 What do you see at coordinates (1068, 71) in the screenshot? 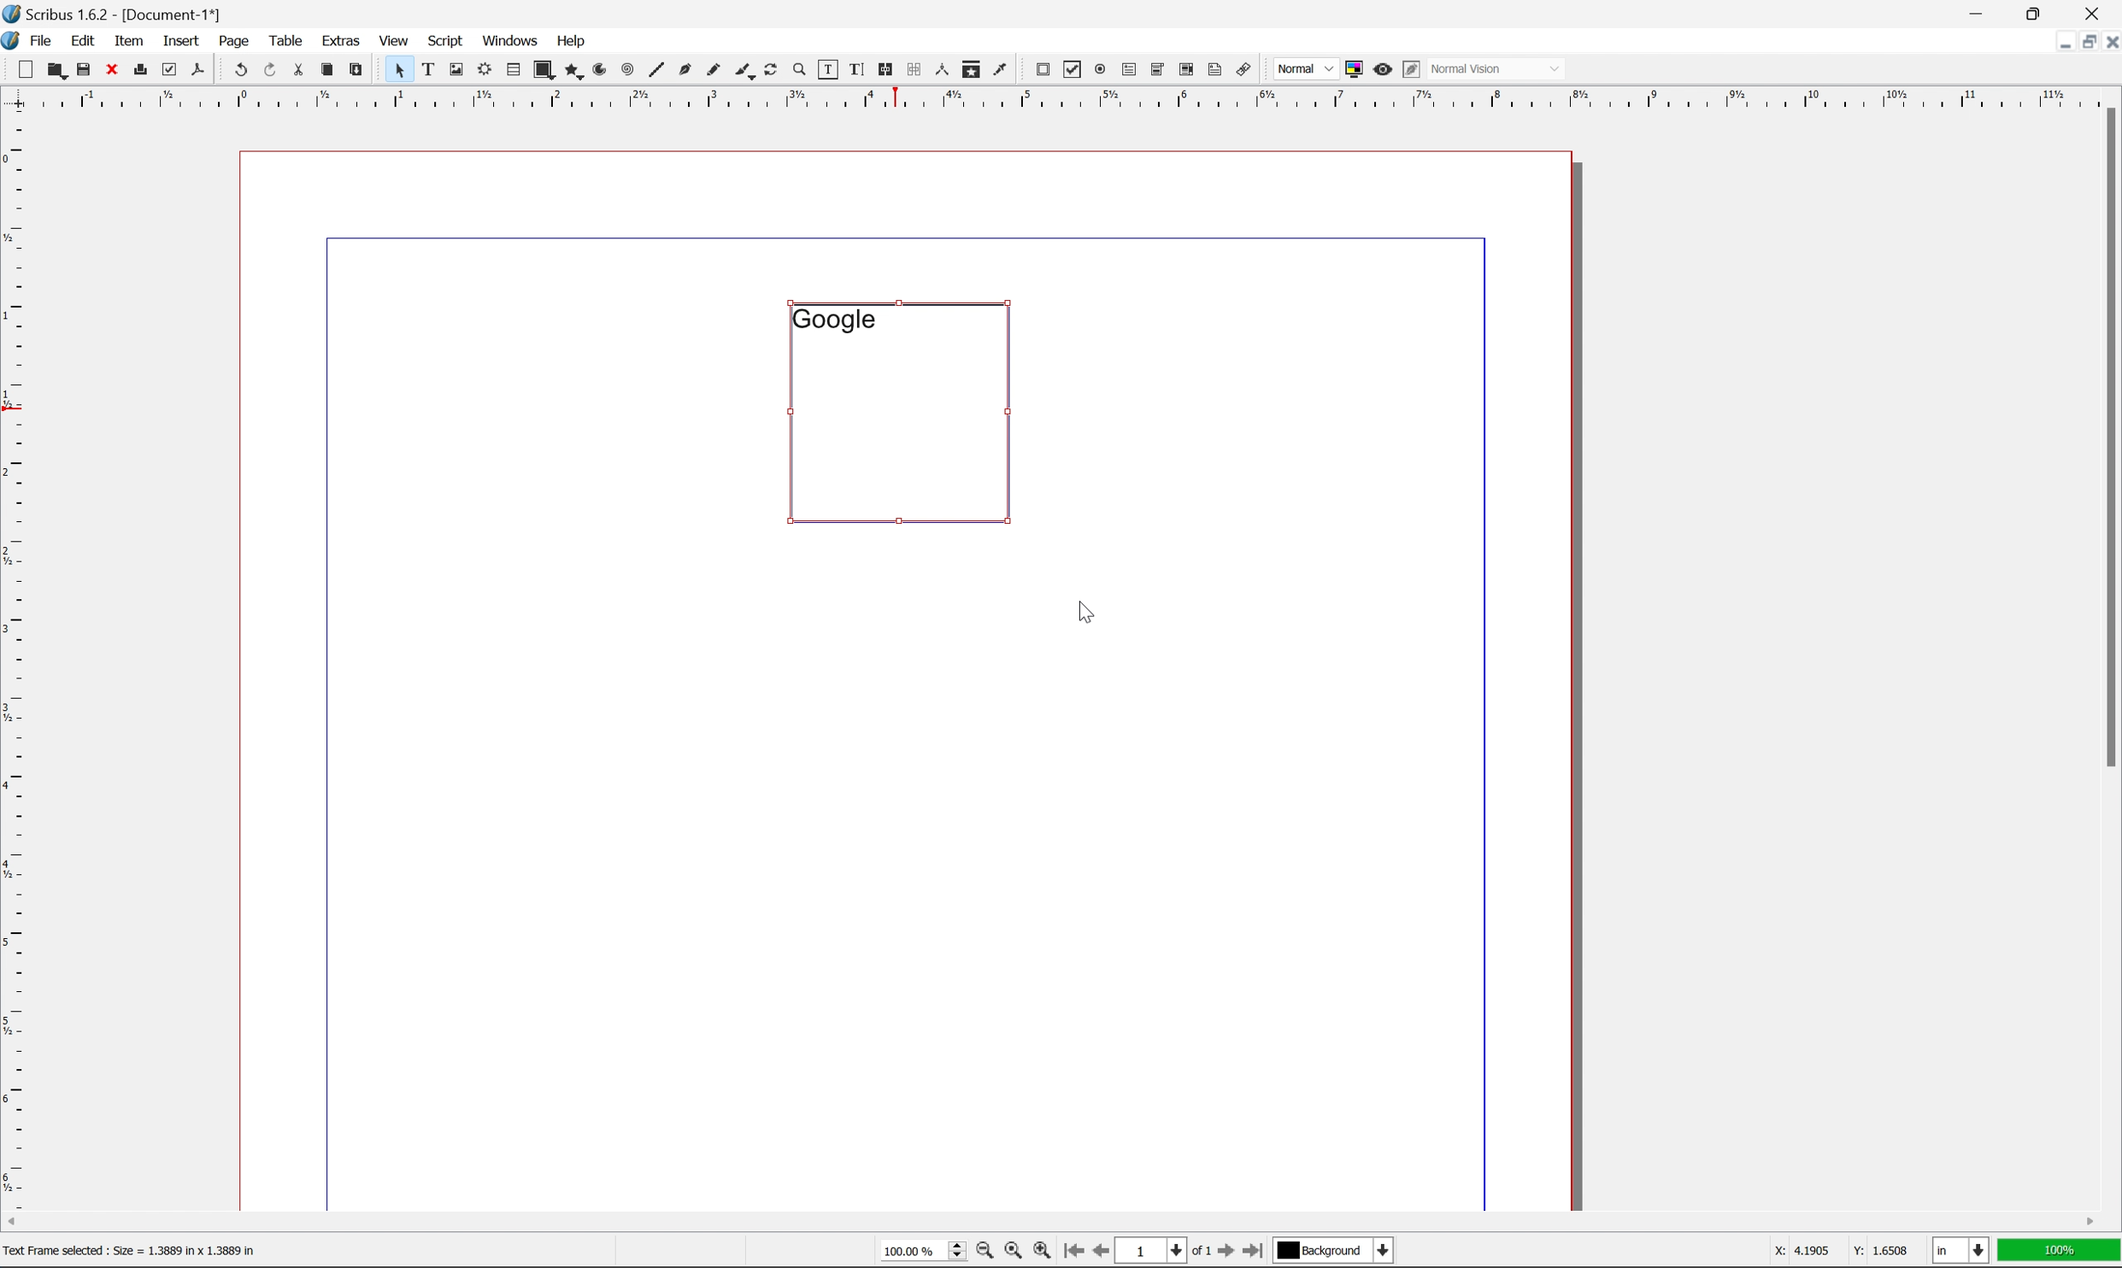
I see `pdf checkbox` at bounding box center [1068, 71].